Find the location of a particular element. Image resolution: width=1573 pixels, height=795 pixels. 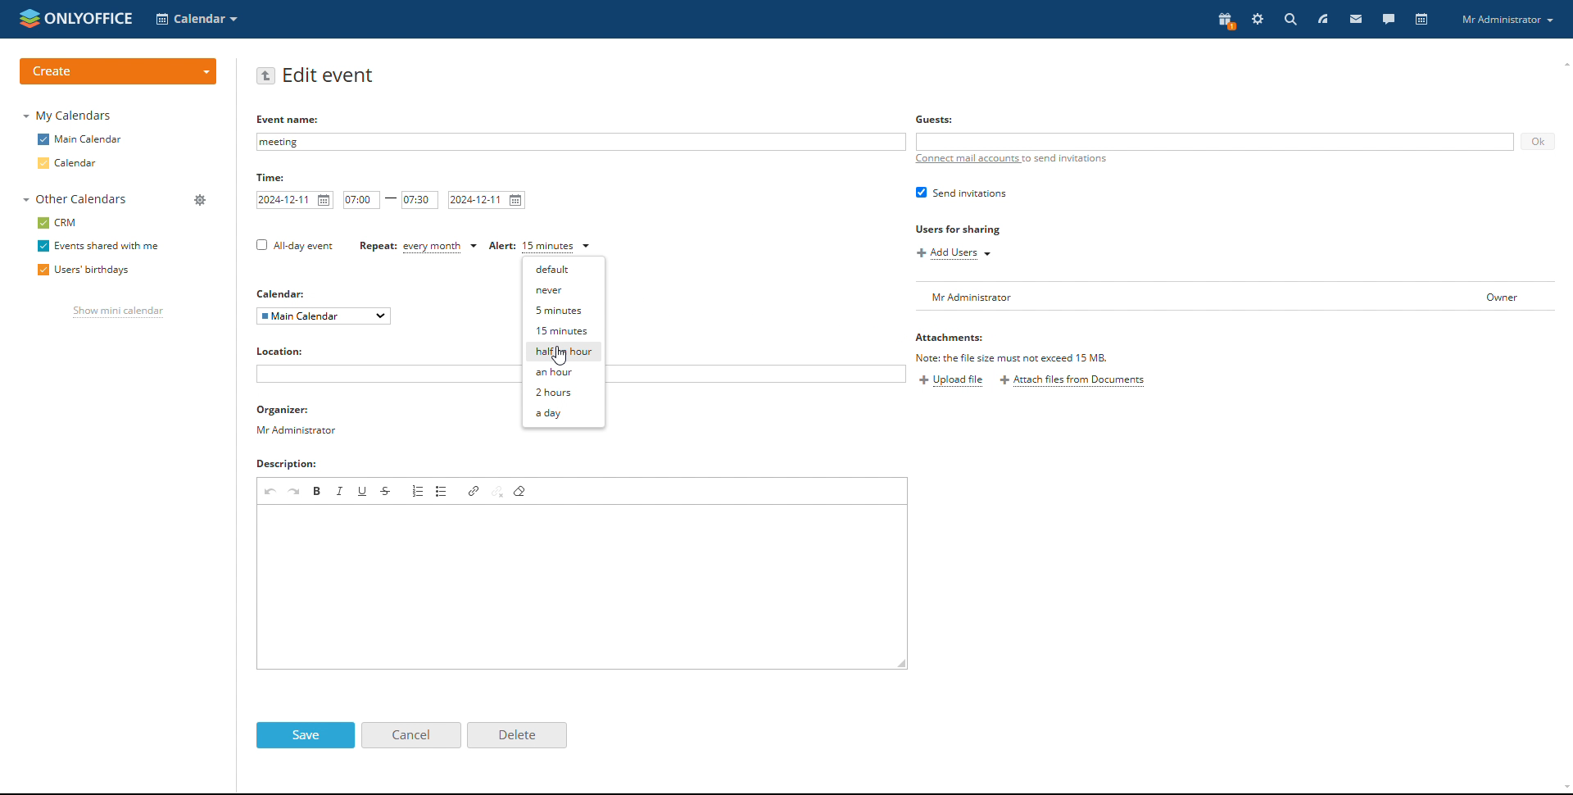

crm is located at coordinates (57, 223).